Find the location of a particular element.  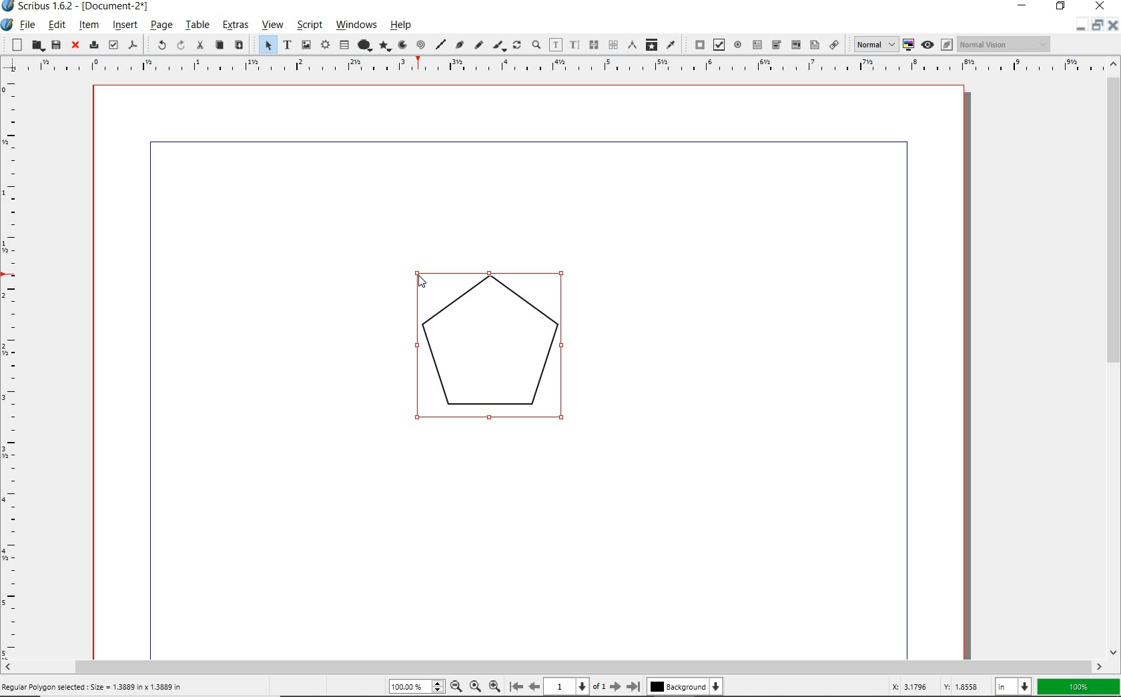

Restore is located at coordinates (1096, 27).